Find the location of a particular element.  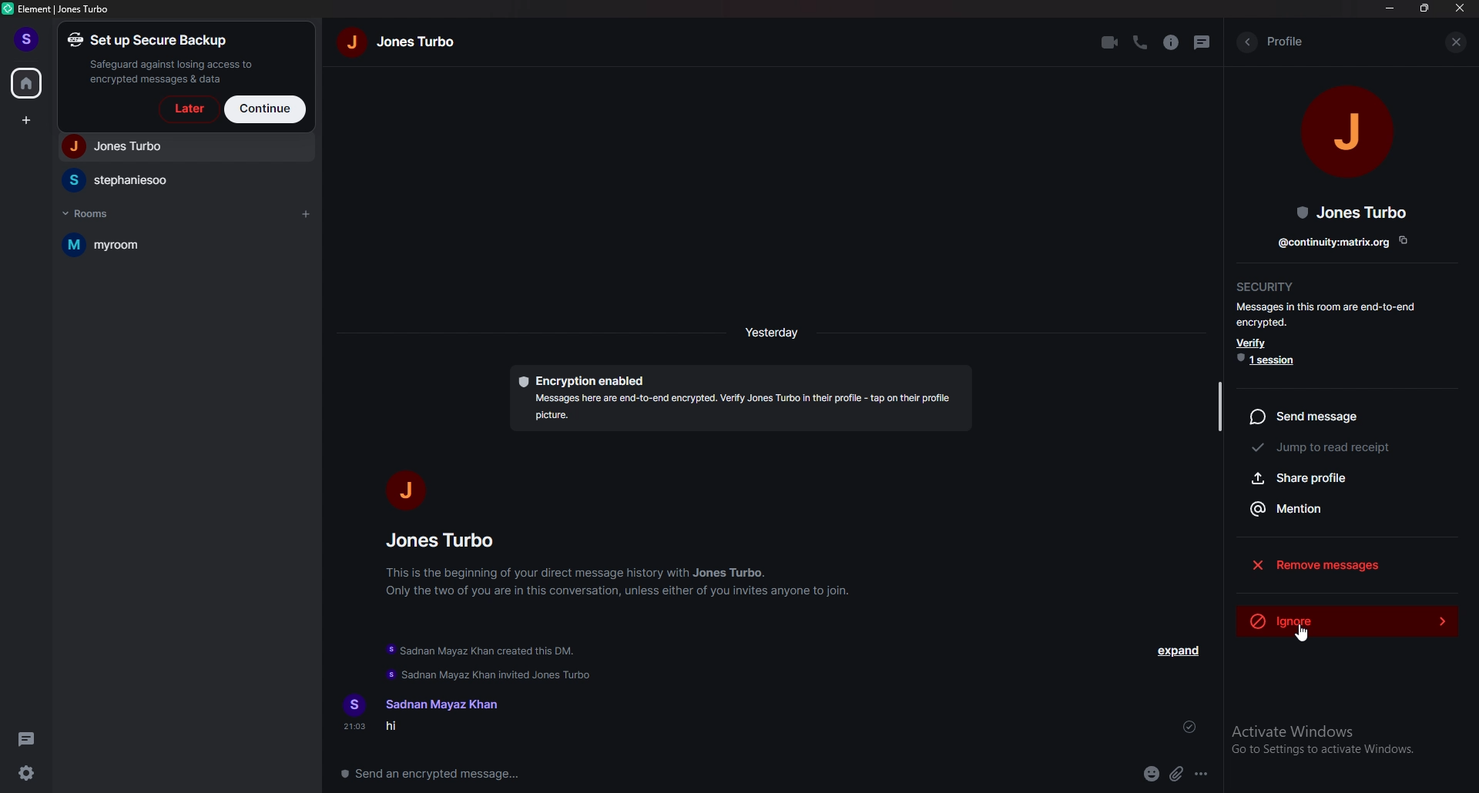

resize is located at coordinates (1425, 8).